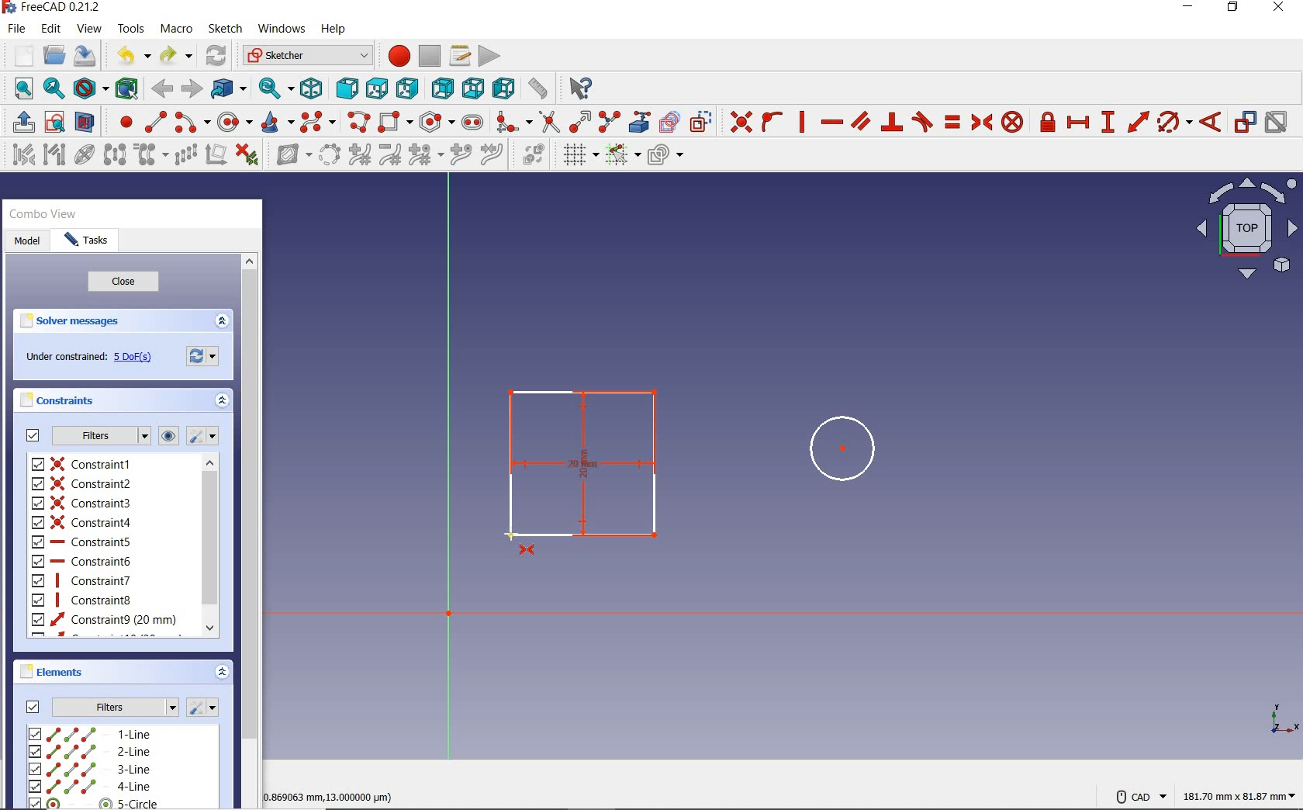  Describe the element at coordinates (223, 402) in the screenshot. I see `expand` at that location.